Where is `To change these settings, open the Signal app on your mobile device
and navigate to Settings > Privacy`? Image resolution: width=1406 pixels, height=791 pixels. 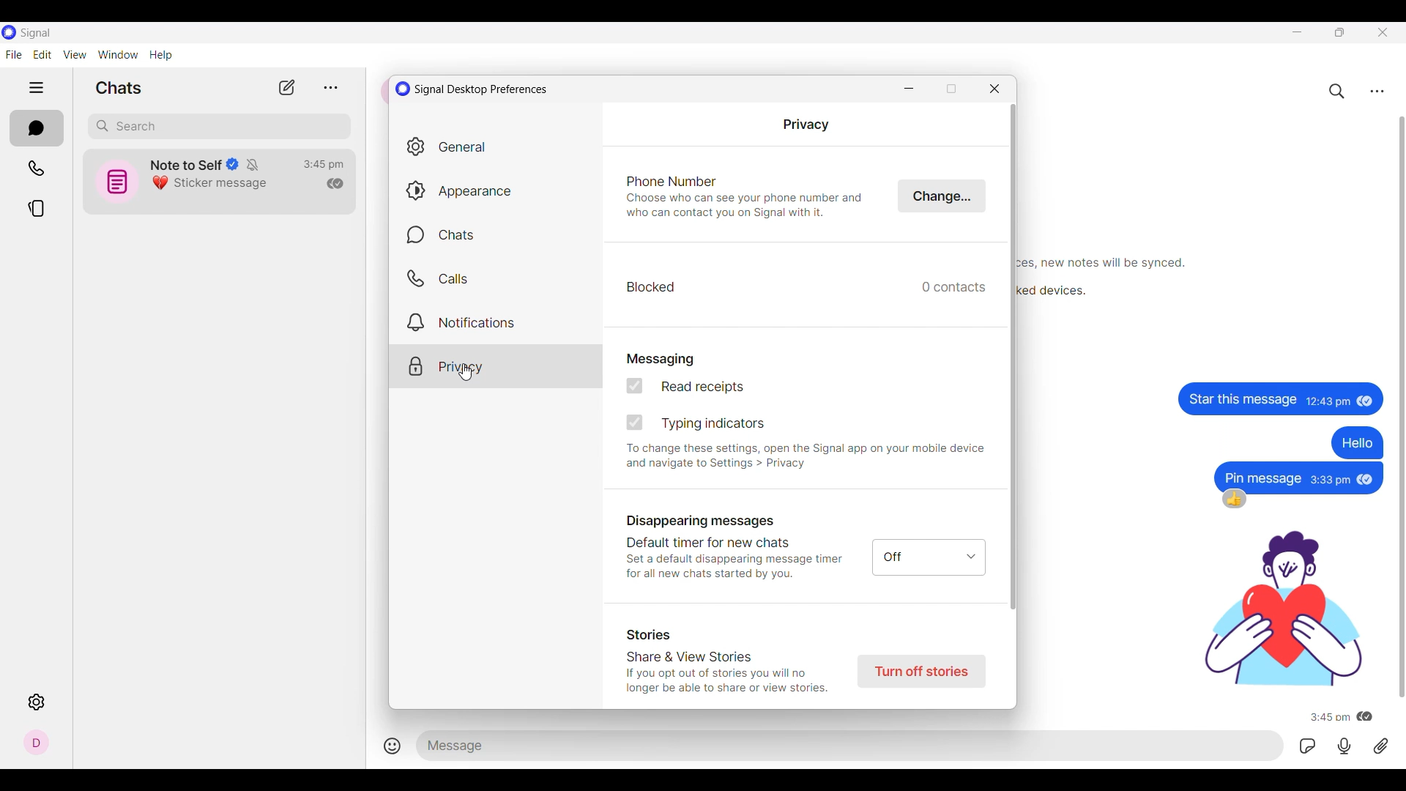 To change these settings, open the Signal app on your mobile device
and navigate to Settings > Privacy is located at coordinates (783, 456).